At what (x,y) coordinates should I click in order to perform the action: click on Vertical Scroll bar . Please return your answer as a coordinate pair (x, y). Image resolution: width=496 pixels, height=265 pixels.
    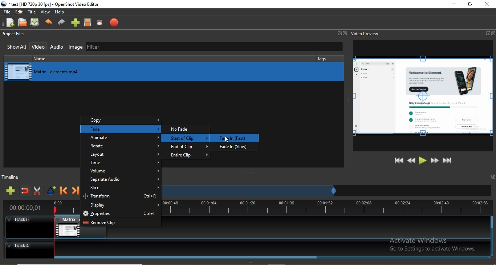
    Looking at the image, I should click on (493, 237).